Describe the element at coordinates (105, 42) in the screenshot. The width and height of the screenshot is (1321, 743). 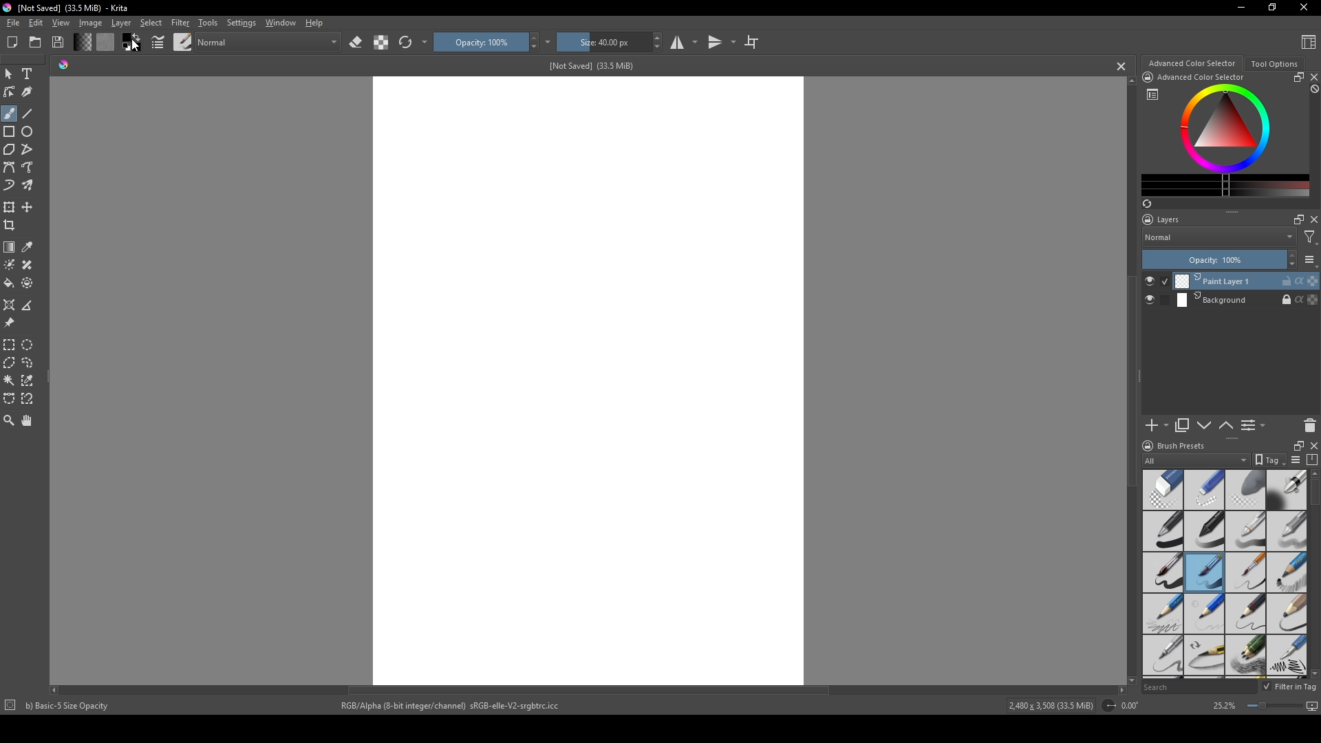
I see `color` at that location.